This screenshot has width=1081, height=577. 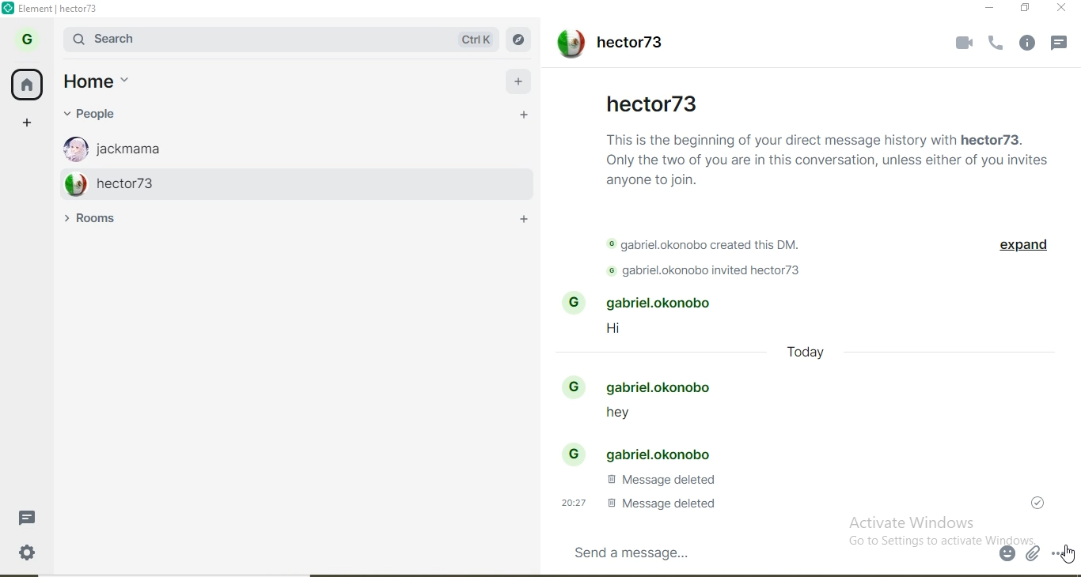 I want to click on rooms, so click(x=98, y=219).